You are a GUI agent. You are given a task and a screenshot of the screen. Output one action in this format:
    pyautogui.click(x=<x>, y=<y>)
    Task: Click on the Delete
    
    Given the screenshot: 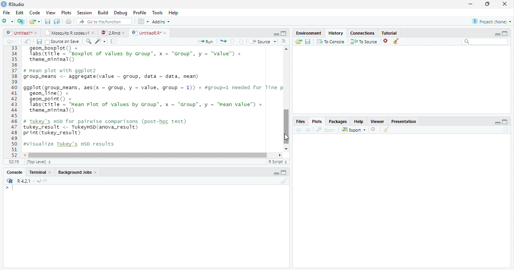 What is the action you would take?
    pyautogui.click(x=374, y=130)
    